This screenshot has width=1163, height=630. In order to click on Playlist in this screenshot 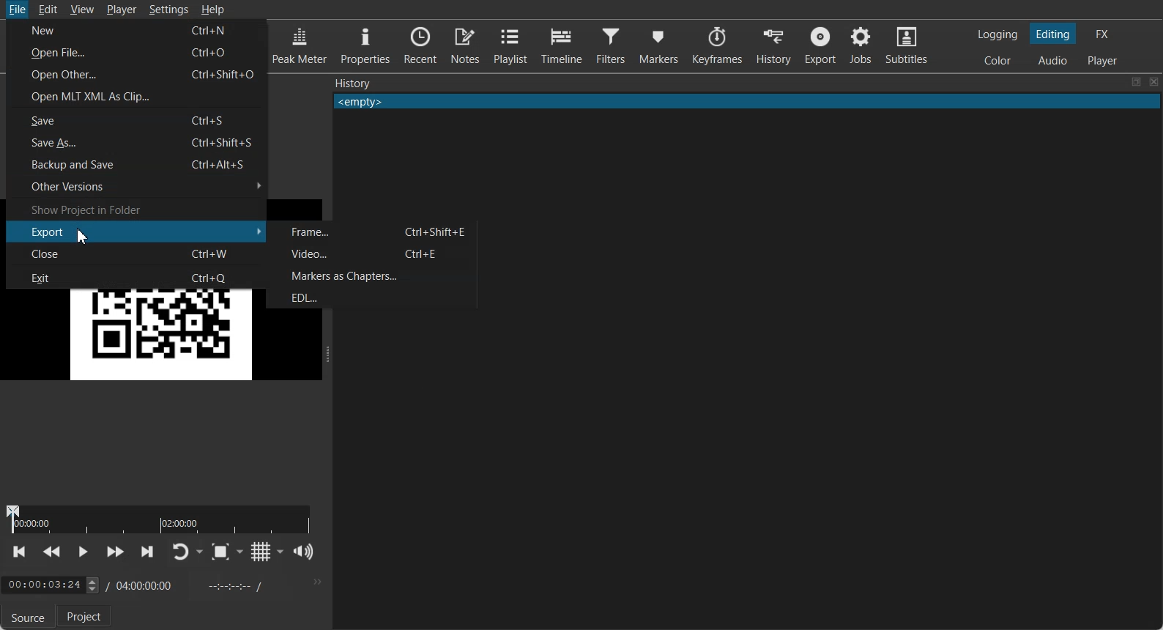, I will do `click(510, 45)`.